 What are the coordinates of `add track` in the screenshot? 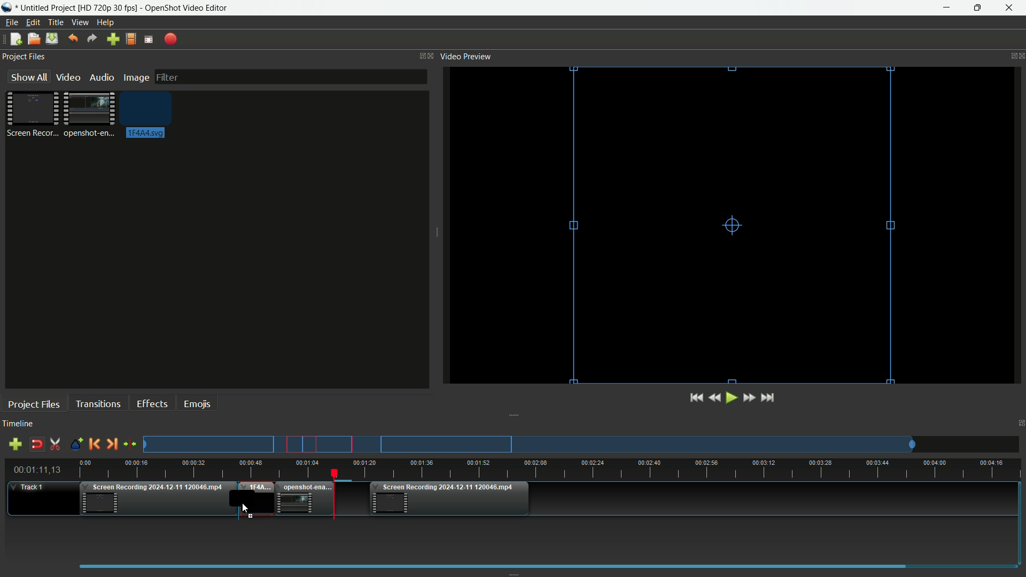 It's located at (13, 445).